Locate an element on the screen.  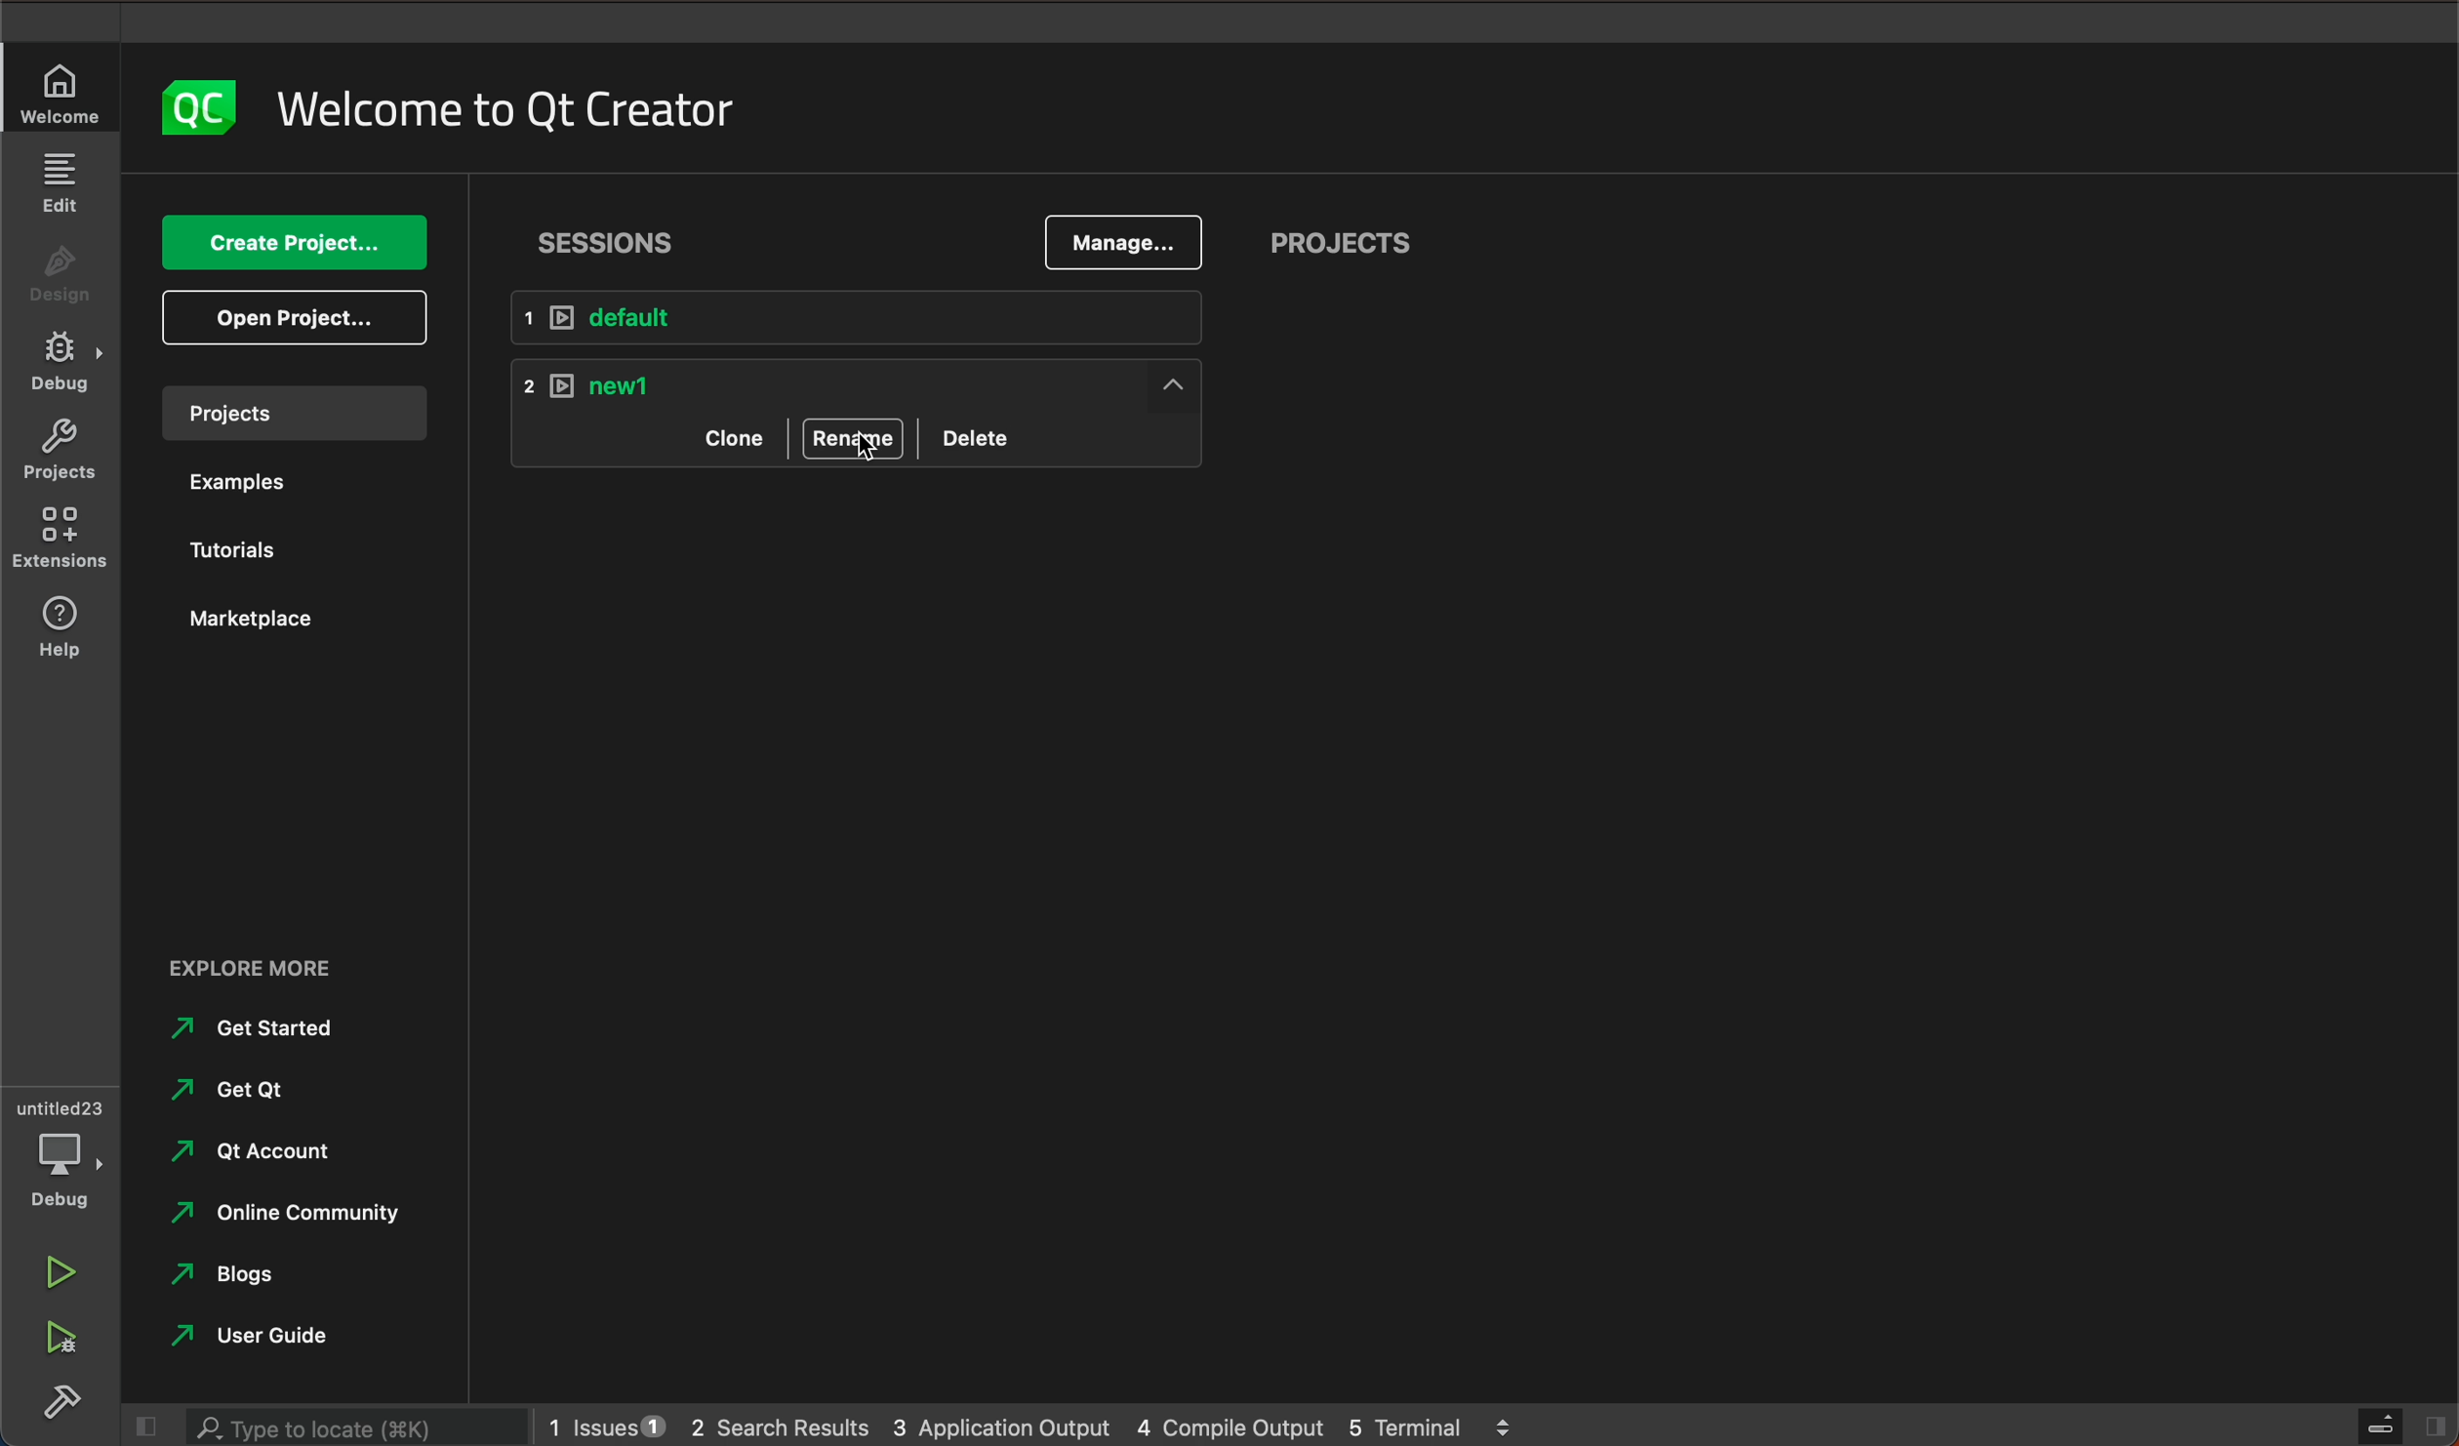
qt account is located at coordinates (269, 1148).